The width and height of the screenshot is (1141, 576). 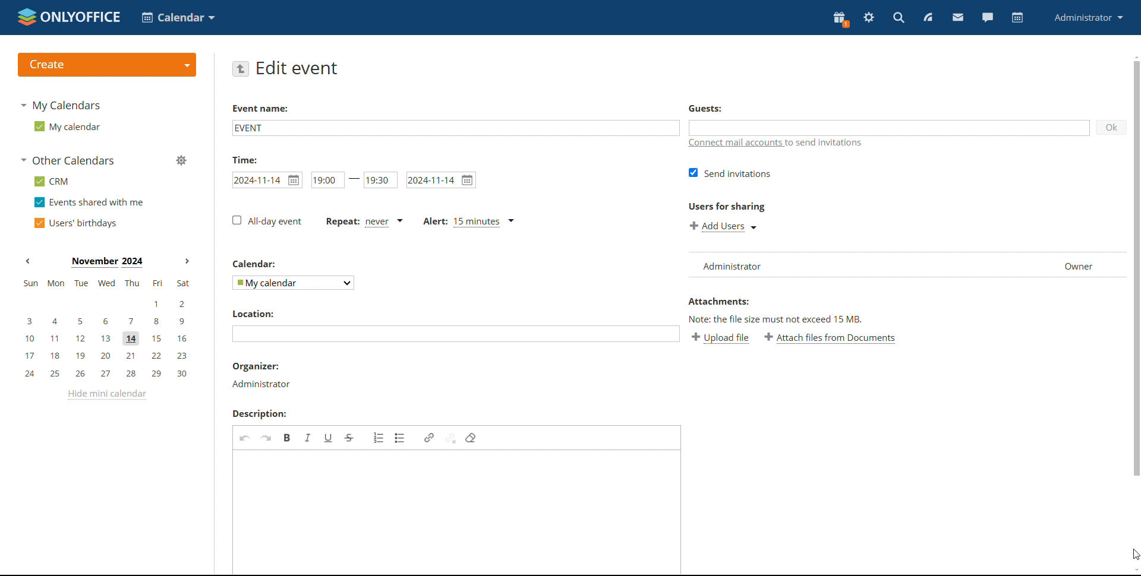 What do you see at coordinates (258, 313) in the screenshot?
I see `location:` at bounding box center [258, 313].